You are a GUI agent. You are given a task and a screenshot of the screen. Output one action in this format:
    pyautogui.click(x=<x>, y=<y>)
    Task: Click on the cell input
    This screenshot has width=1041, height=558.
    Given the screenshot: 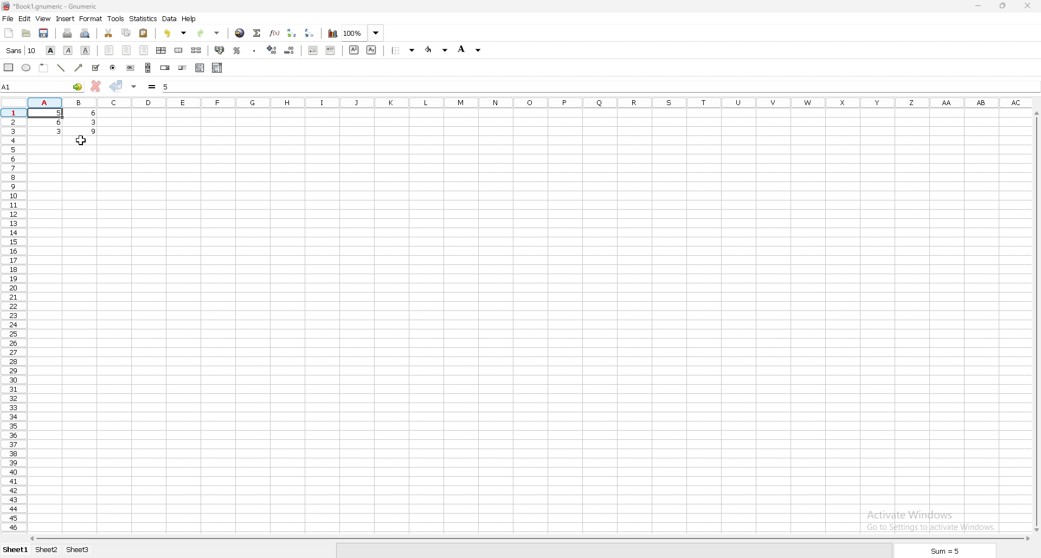 What is the action you would take?
    pyautogui.click(x=597, y=86)
    